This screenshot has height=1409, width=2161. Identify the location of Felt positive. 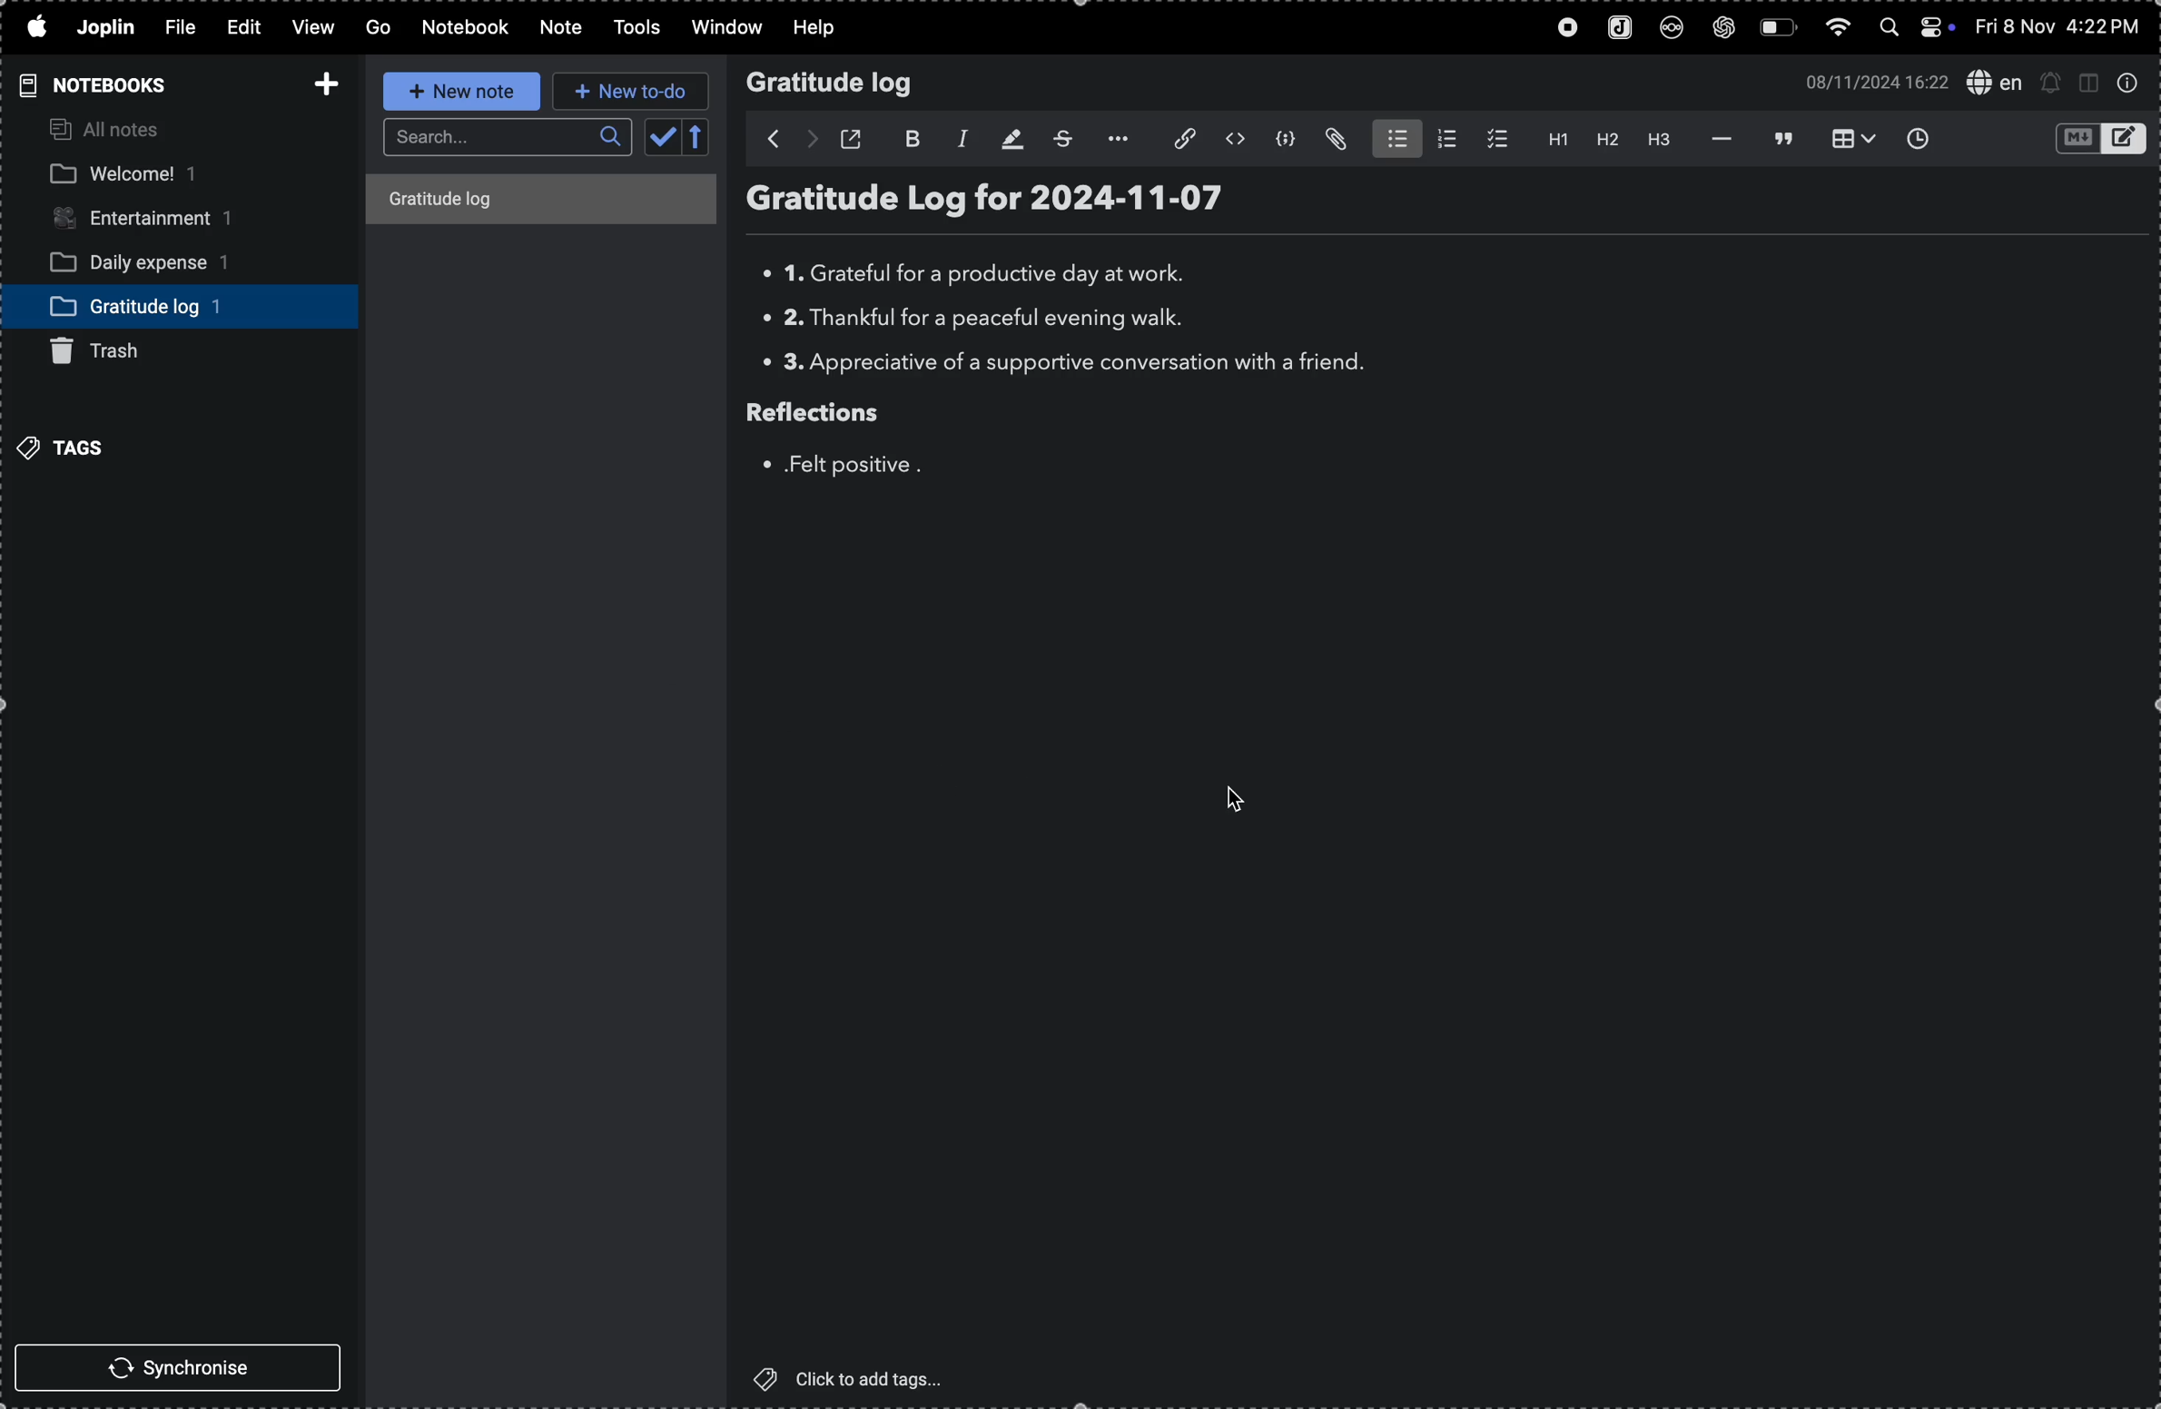
(841, 465).